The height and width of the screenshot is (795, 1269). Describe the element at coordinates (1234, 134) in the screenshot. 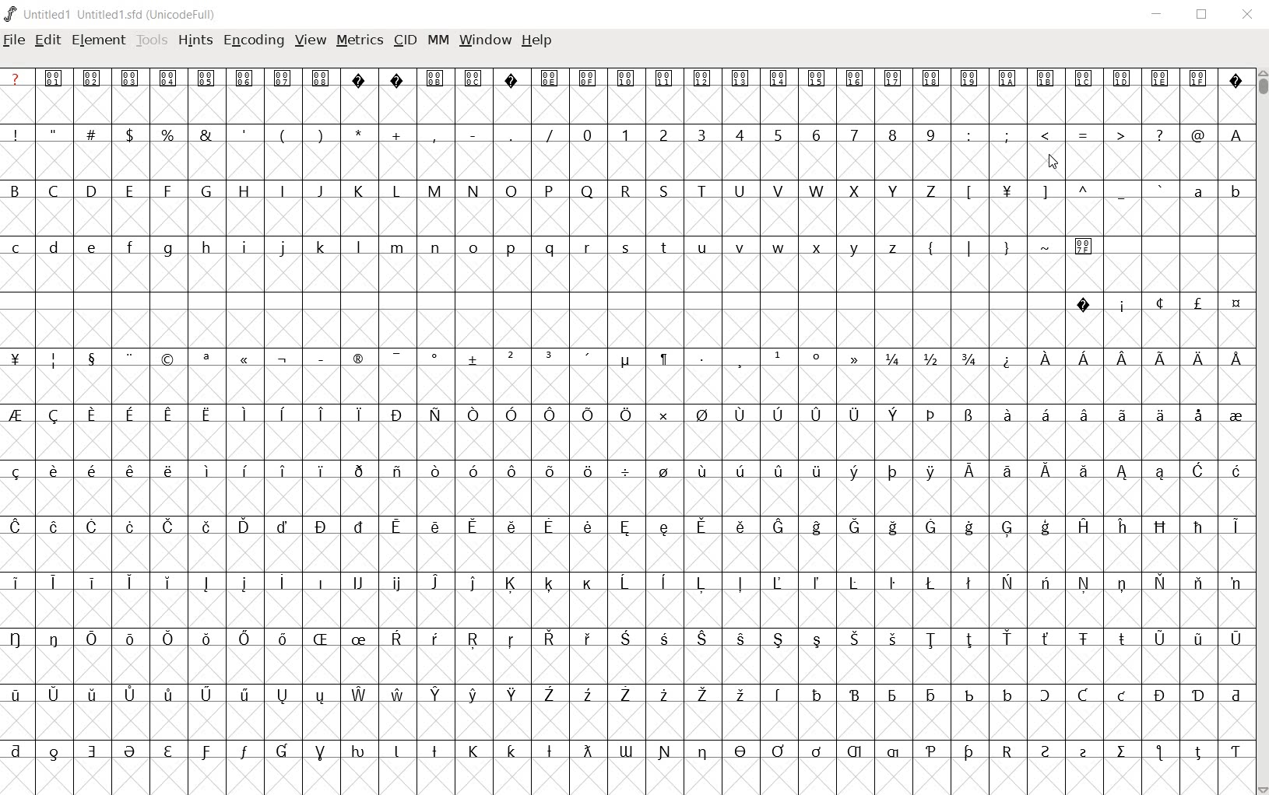

I see `` at that location.